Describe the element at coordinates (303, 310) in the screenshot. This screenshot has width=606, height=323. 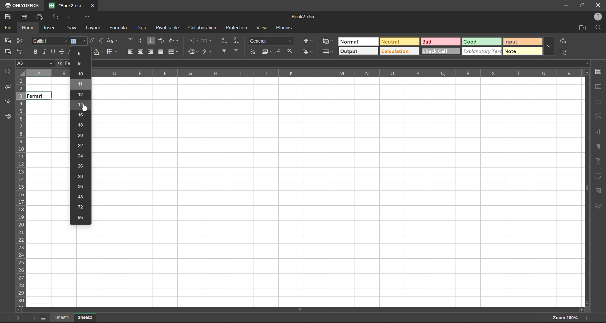
I see `Vertical Scrollbar` at that location.